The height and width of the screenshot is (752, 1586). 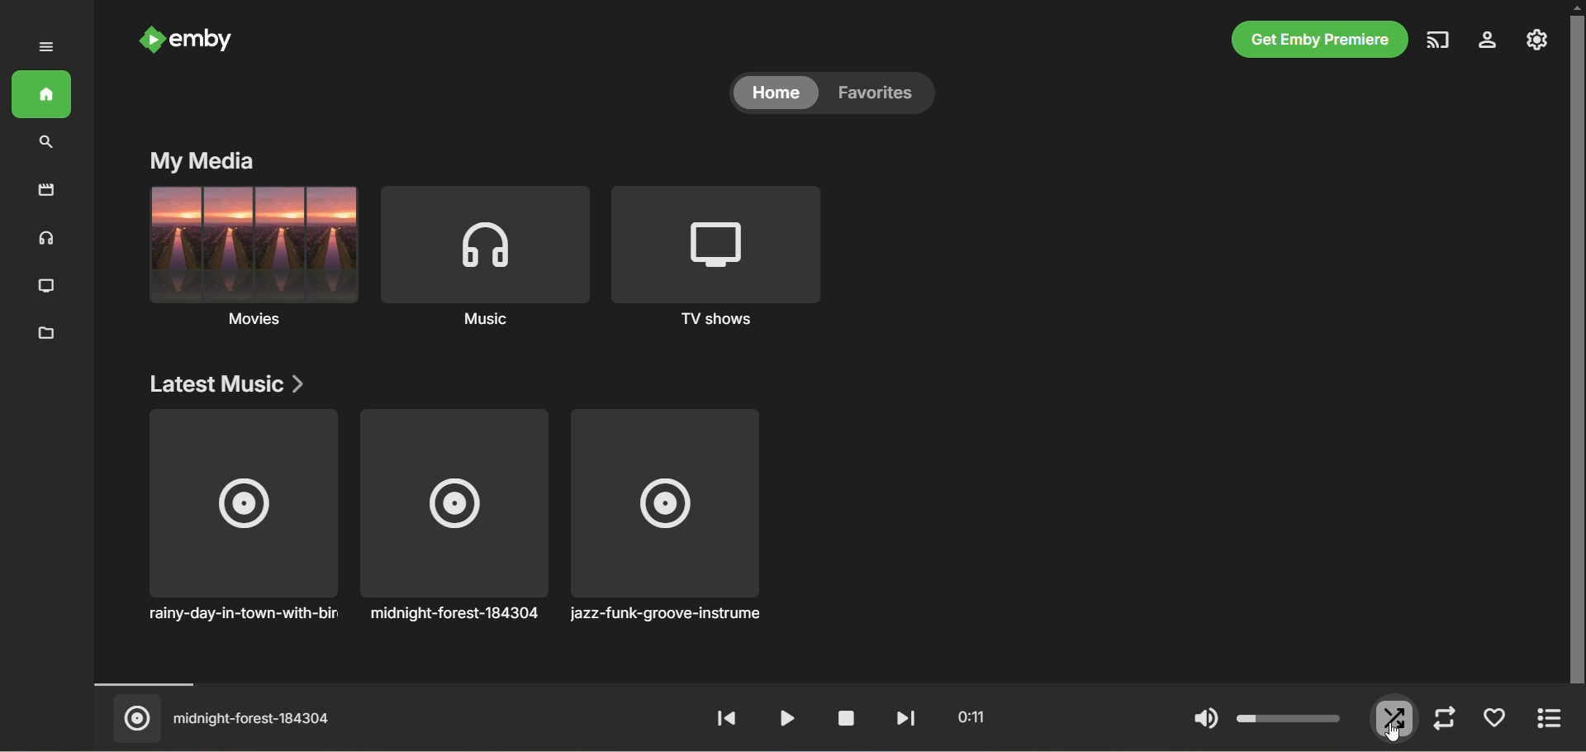 I want to click on metadata manager, so click(x=46, y=333).